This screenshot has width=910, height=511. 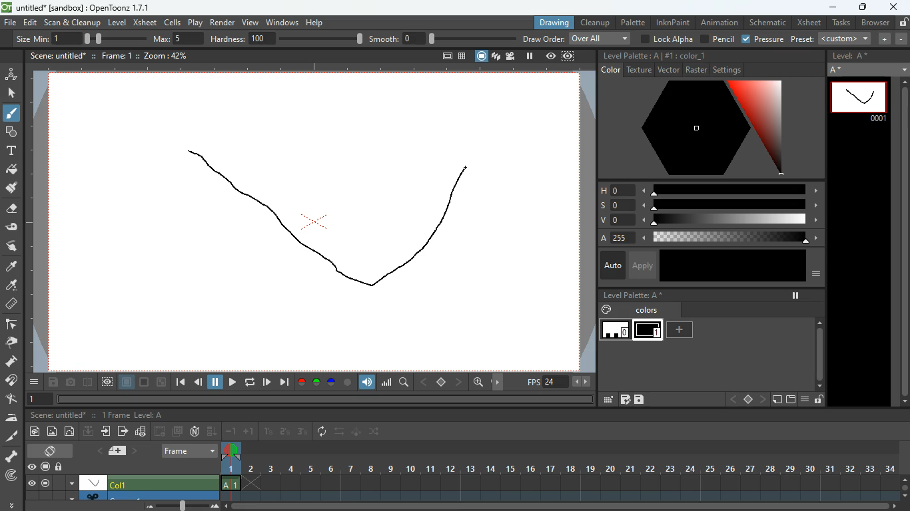 What do you see at coordinates (302, 432) in the screenshot?
I see `3` at bounding box center [302, 432].